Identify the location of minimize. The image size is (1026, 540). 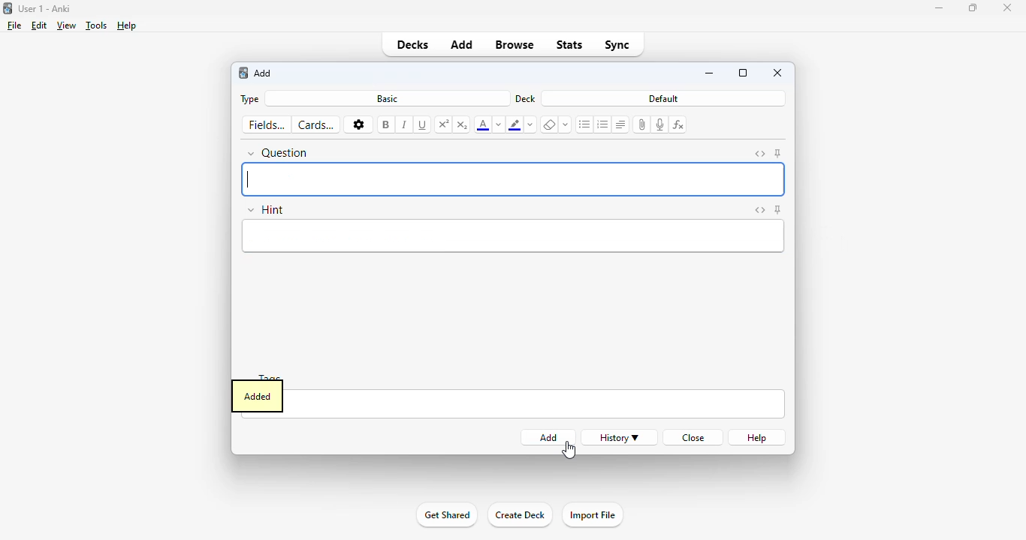
(711, 73).